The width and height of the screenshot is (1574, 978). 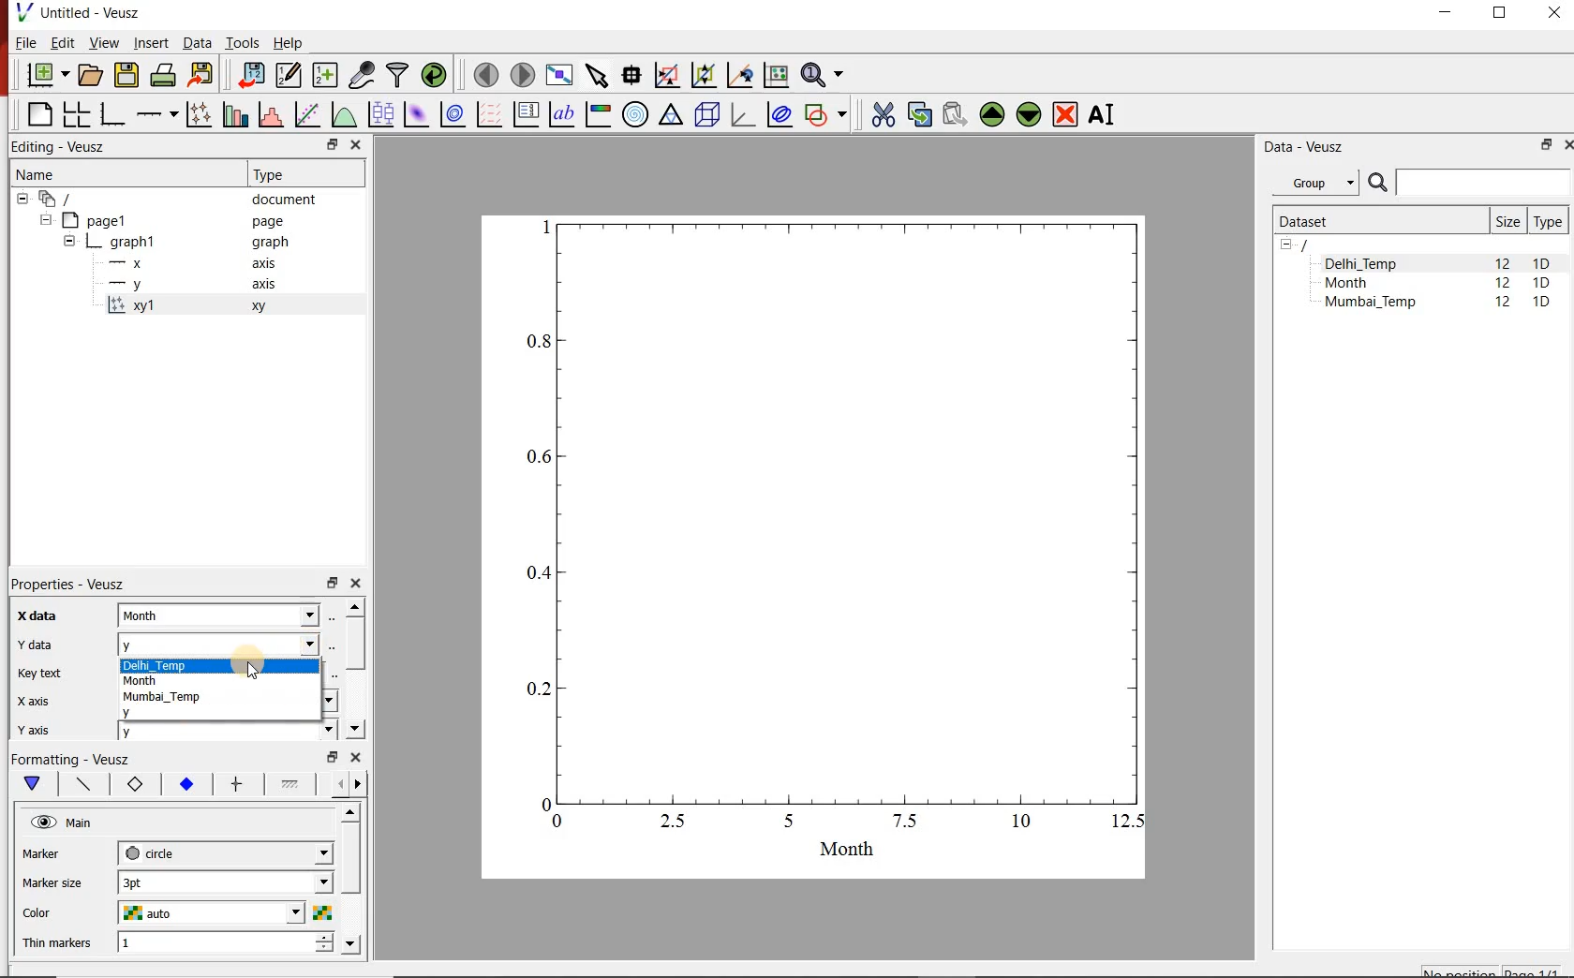 What do you see at coordinates (29, 784) in the screenshot?
I see `Main formatting` at bounding box center [29, 784].